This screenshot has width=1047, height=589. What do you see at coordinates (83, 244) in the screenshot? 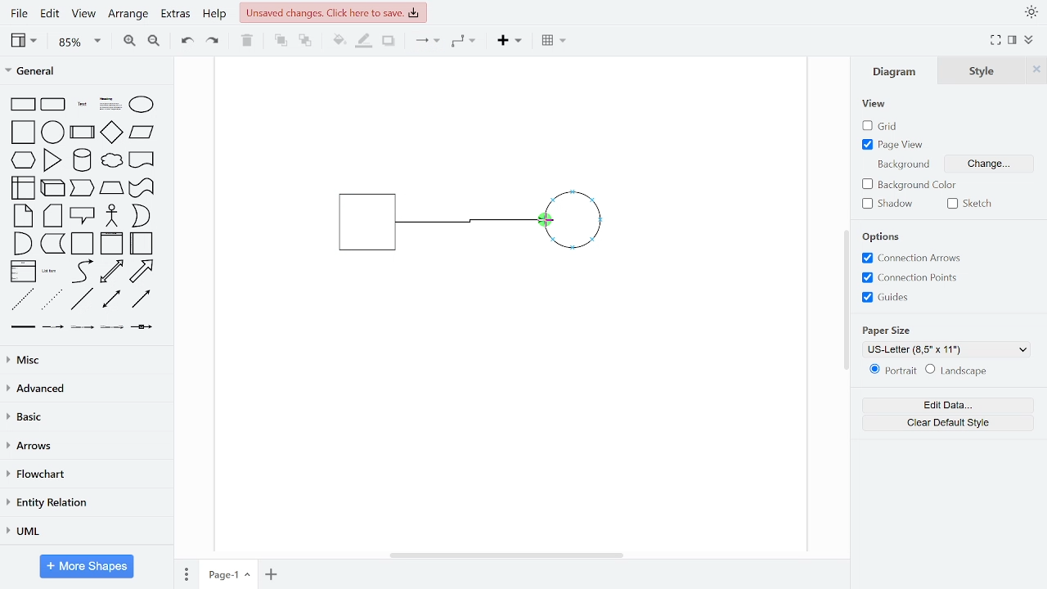
I see `container` at bounding box center [83, 244].